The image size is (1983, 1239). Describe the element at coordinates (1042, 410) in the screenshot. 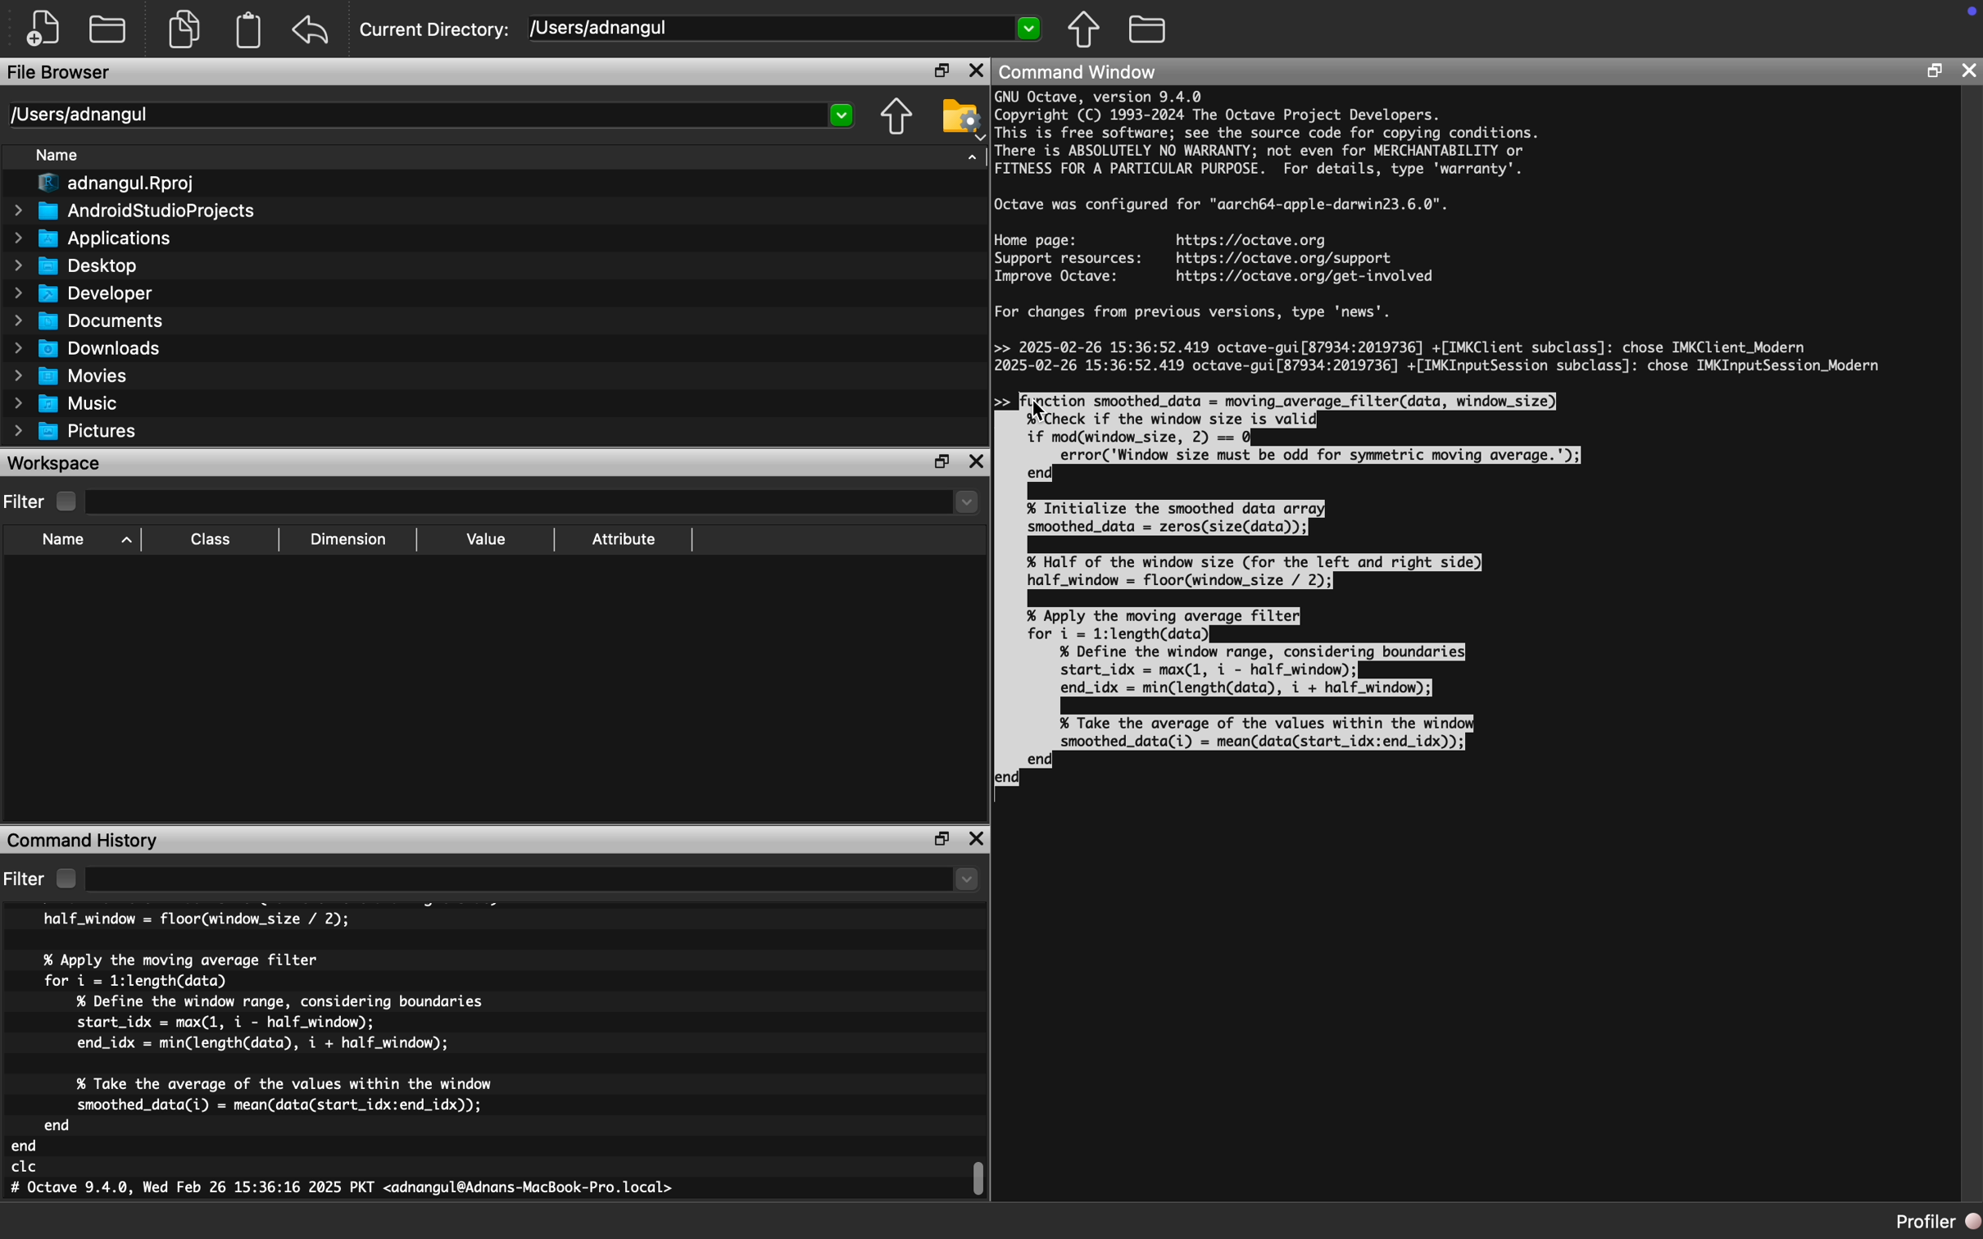

I see `Cursor` at that location.